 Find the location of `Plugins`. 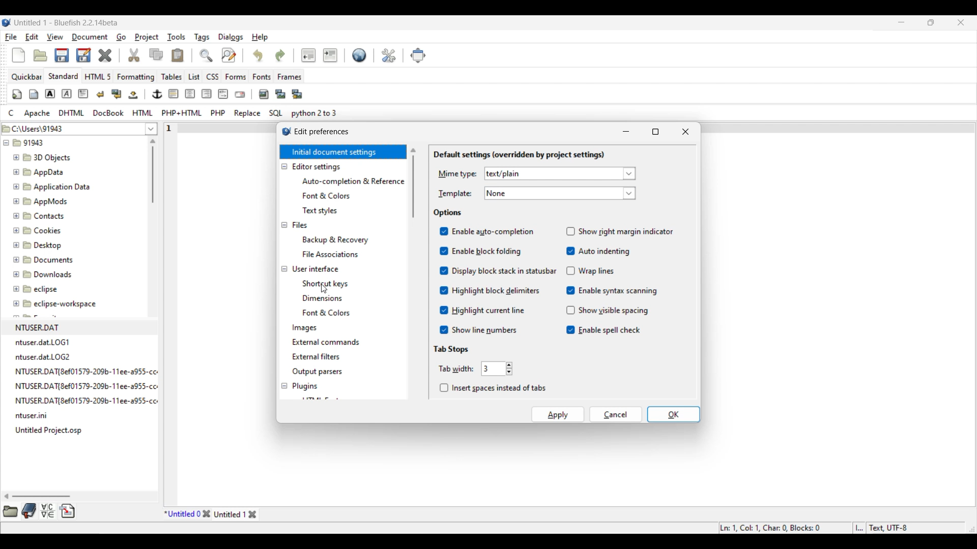

Plugins is located at coordinates (305, 386).